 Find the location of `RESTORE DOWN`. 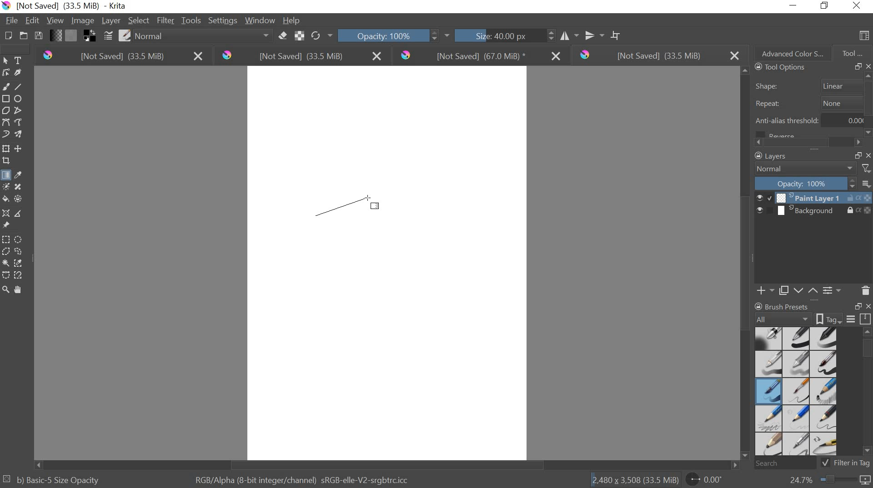

RESTORE DOWN is located at coordinates (858, 155).